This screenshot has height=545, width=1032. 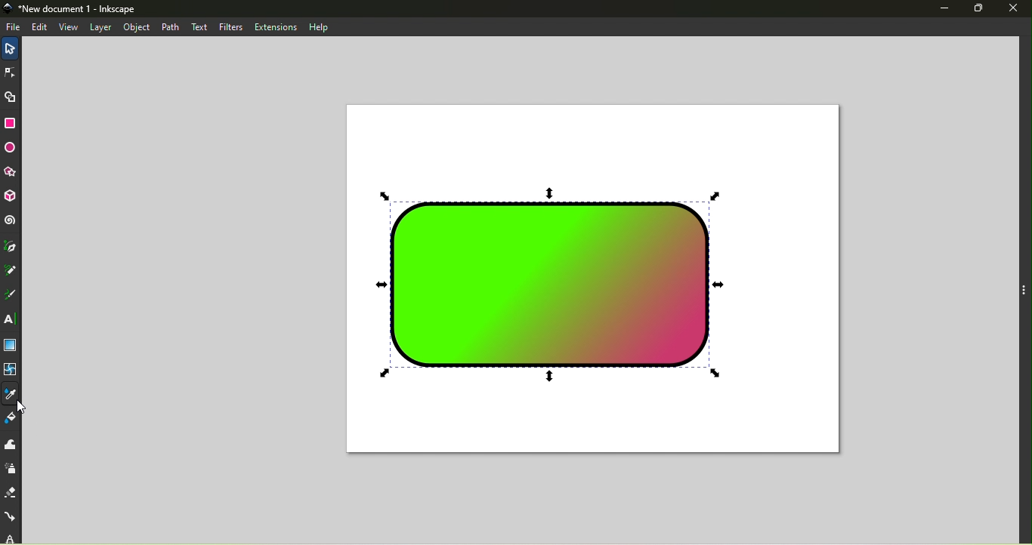 What do you see at coordinates (10, 346) in the screenshot?
I see `Gradient` at bounding box center [10, 346].